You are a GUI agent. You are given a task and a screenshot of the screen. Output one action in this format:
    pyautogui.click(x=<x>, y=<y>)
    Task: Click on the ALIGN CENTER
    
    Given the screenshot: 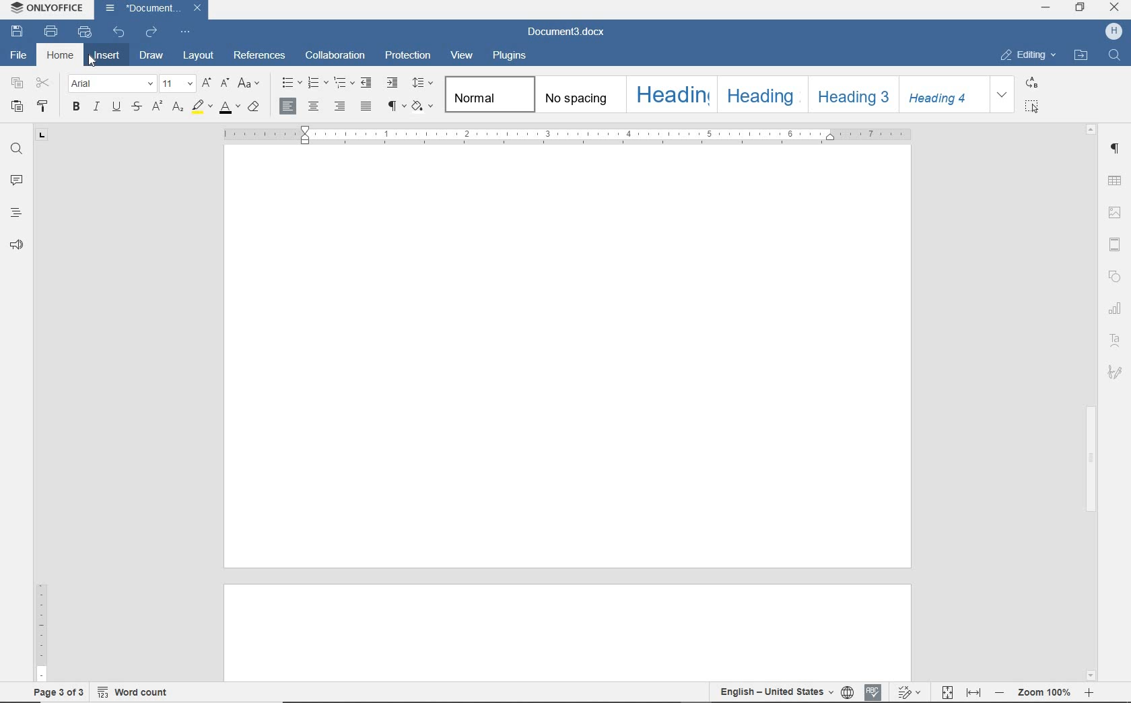 What is the action you would take?
    pyautogui.click(x=313, y=106)
    